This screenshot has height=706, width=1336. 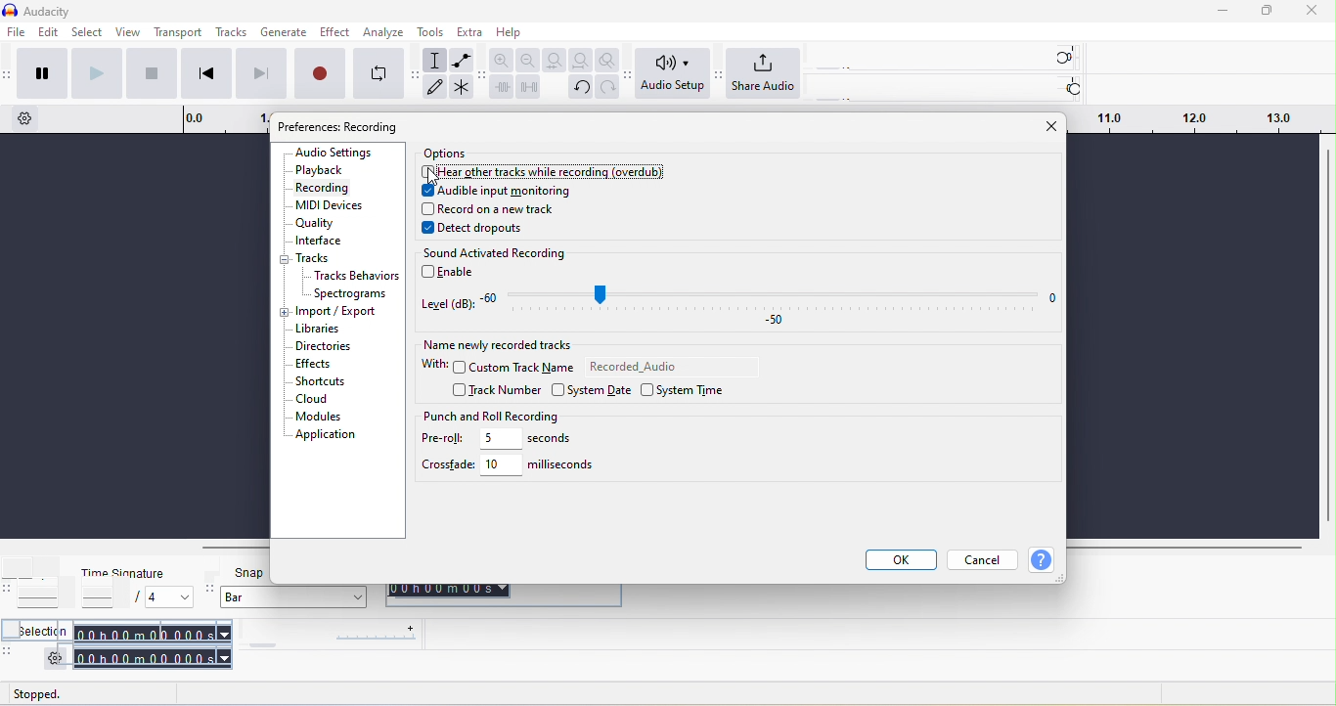 I want to click on crossfade, so click(x=446, y=464).